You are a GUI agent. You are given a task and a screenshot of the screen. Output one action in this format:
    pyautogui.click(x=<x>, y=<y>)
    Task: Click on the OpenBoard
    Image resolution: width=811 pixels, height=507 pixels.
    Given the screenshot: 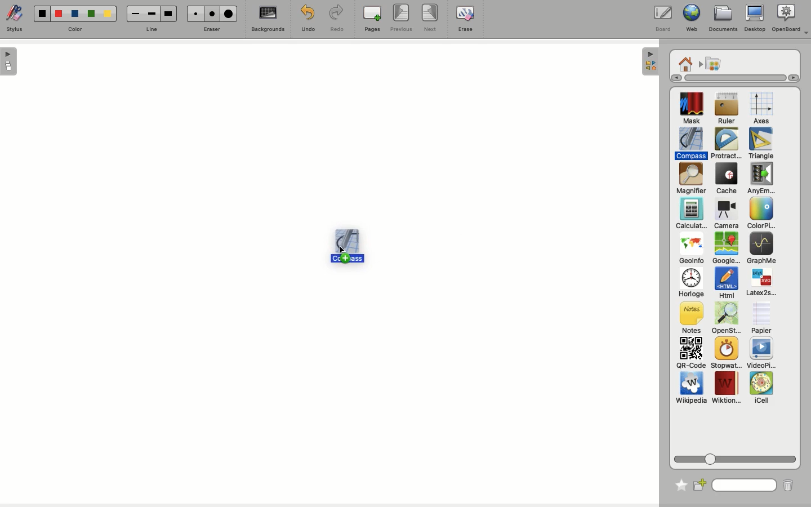 What is the action you would take?
    pyautogui.click(x=790, y=19)
    